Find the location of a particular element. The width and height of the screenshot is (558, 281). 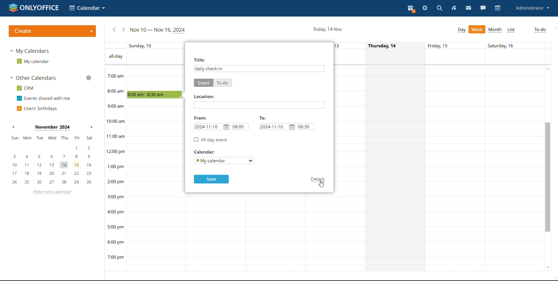

mail is located at coordinates (469, 8).